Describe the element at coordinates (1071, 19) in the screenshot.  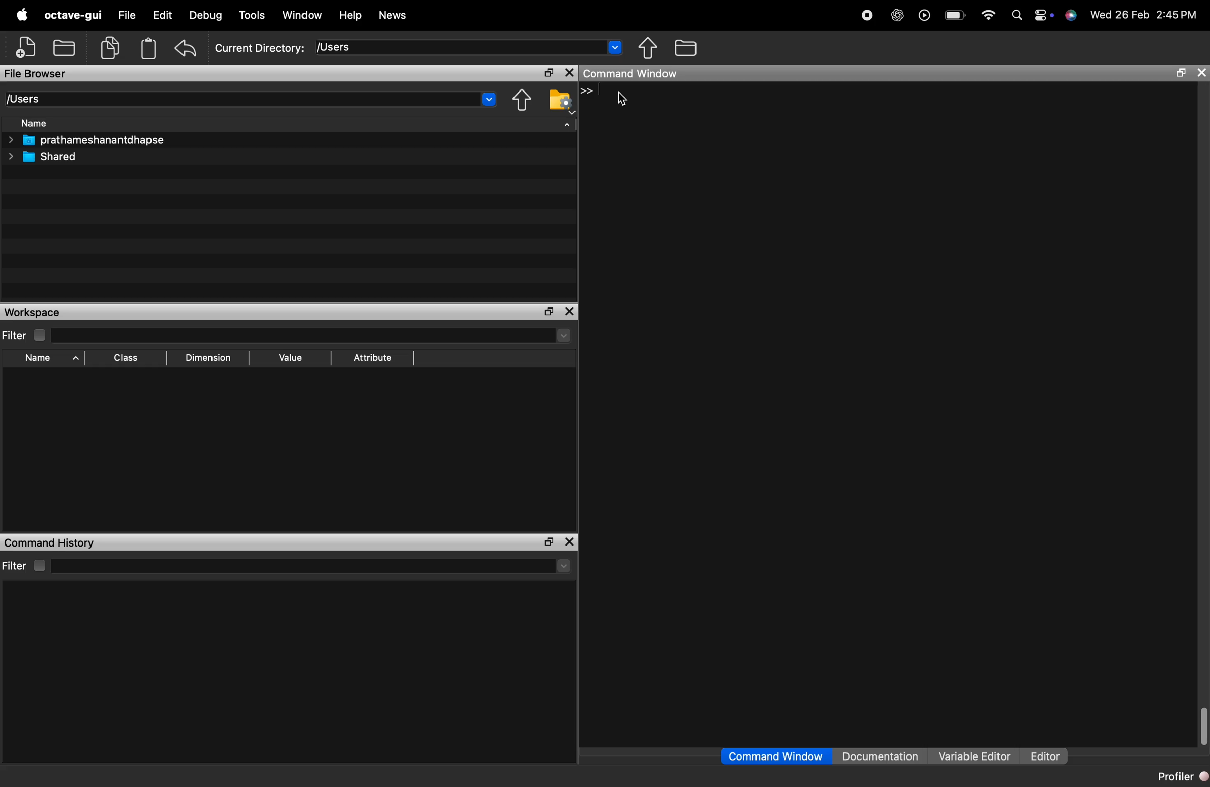
I see `siri` at that location.